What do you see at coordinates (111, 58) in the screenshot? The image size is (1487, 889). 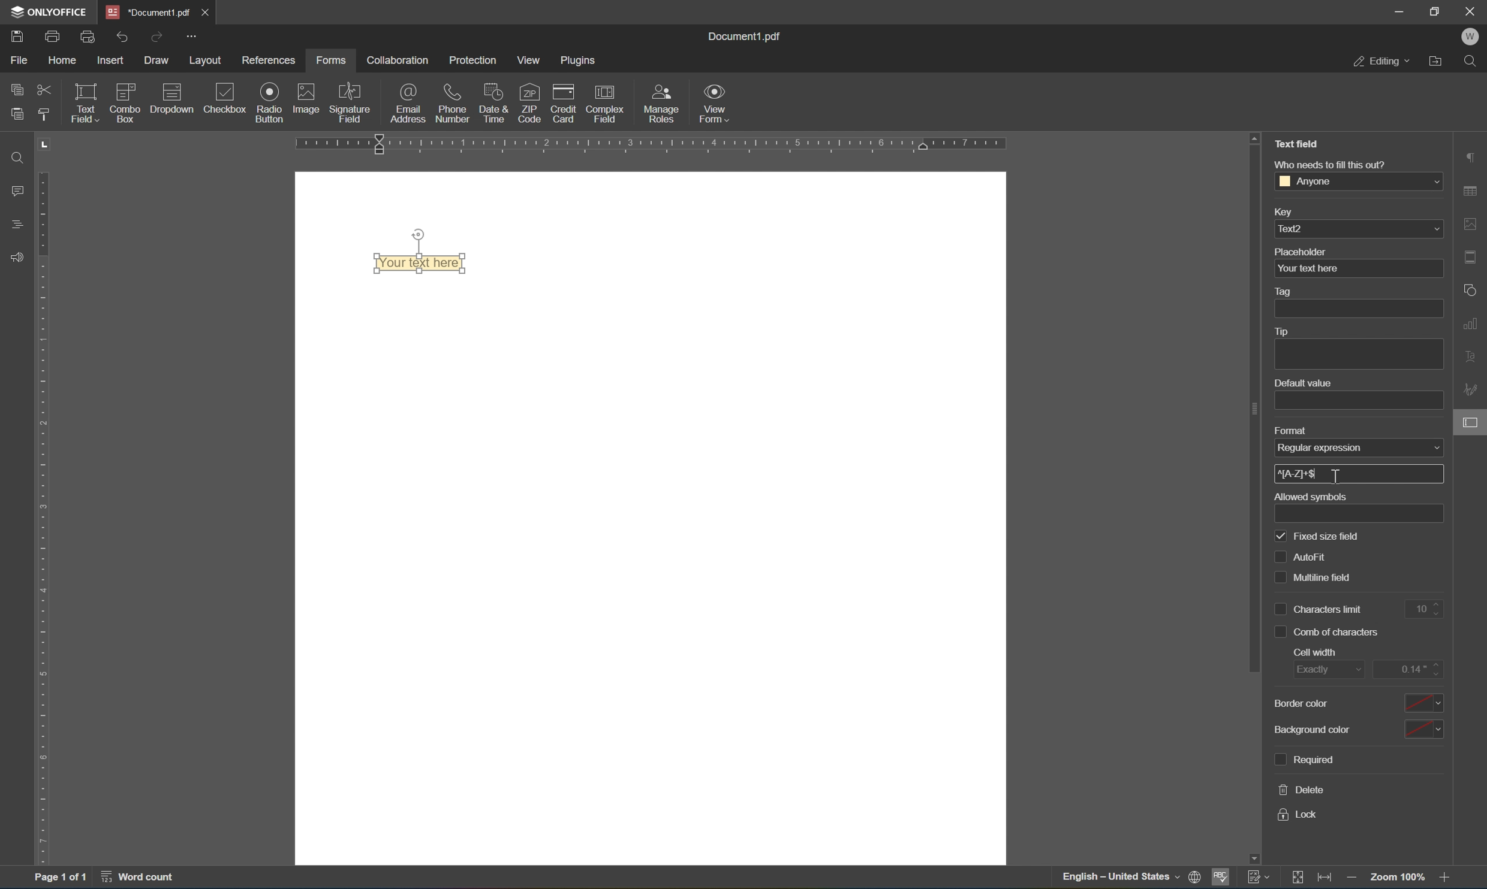 I see `insert` at bounding box center [111, 58].